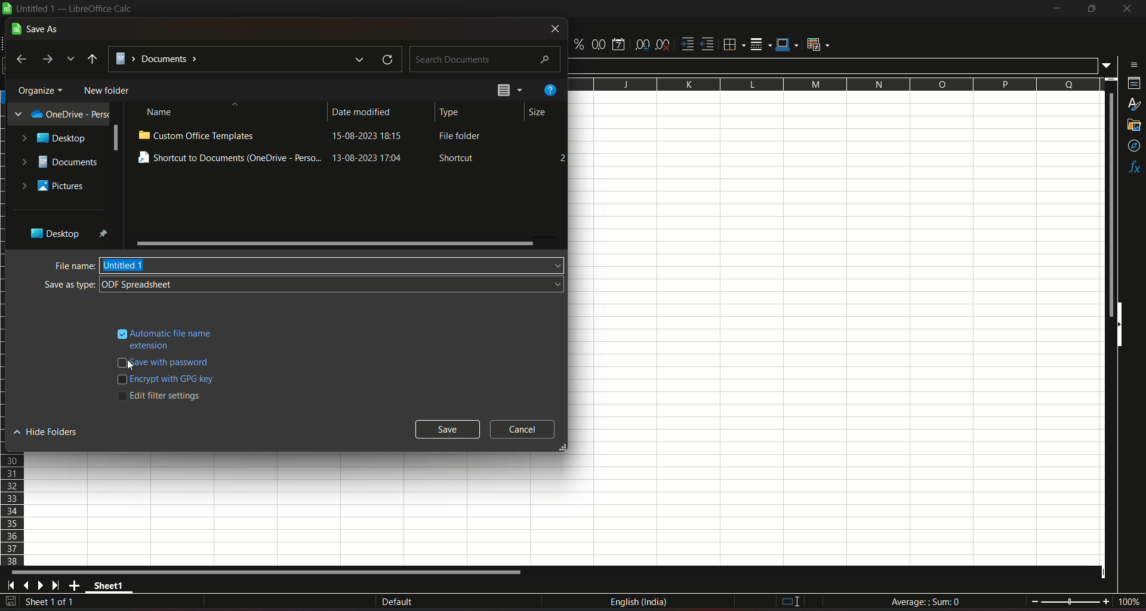  Describe the element at coordinates (50, 60) in the screenshot. I see `next` at that location.